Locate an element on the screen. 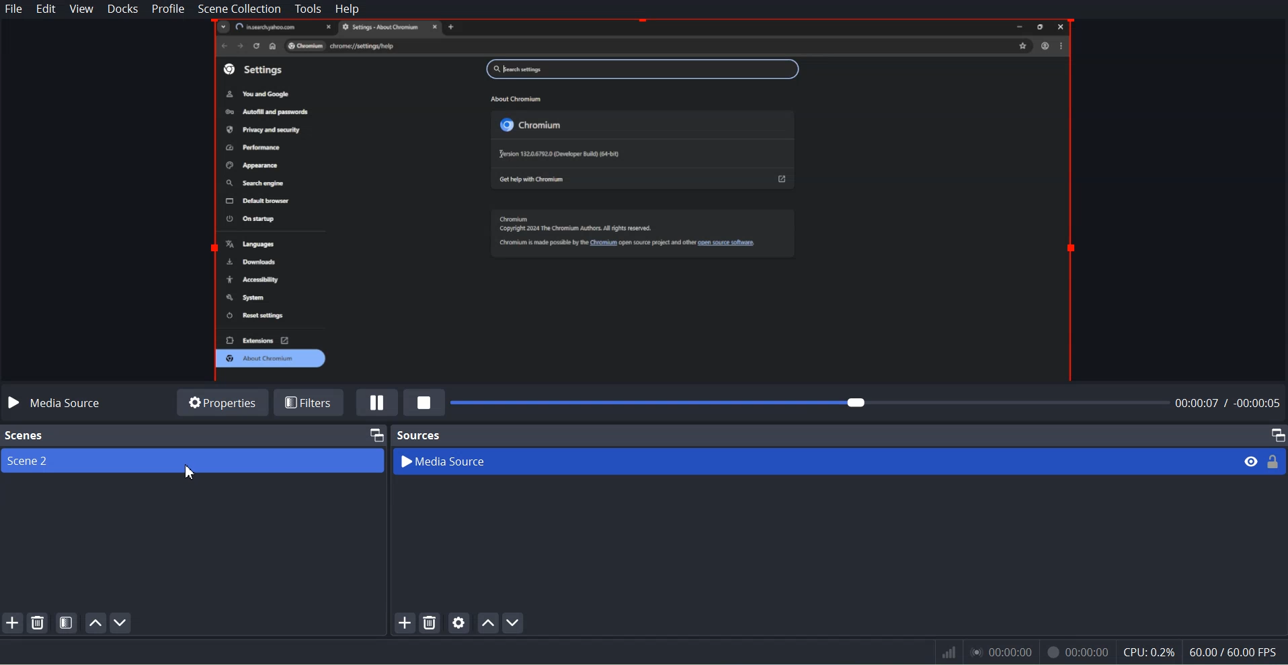 The height and width of the screenshot is (665, 1288). eye is located at coordinates (1252, 461).